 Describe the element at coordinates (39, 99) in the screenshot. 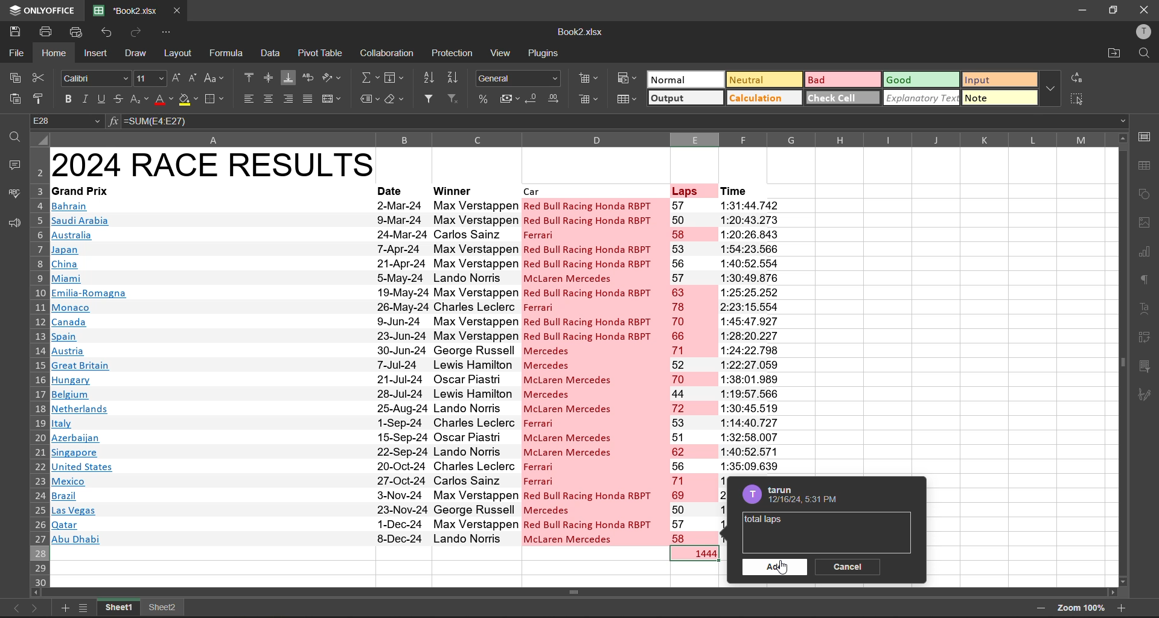

I see `copy style` at that location.